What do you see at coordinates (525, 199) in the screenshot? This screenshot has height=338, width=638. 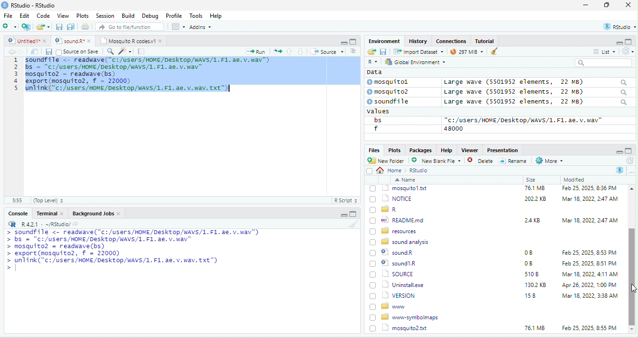 I see `0B` at bounding box center [525, 199].